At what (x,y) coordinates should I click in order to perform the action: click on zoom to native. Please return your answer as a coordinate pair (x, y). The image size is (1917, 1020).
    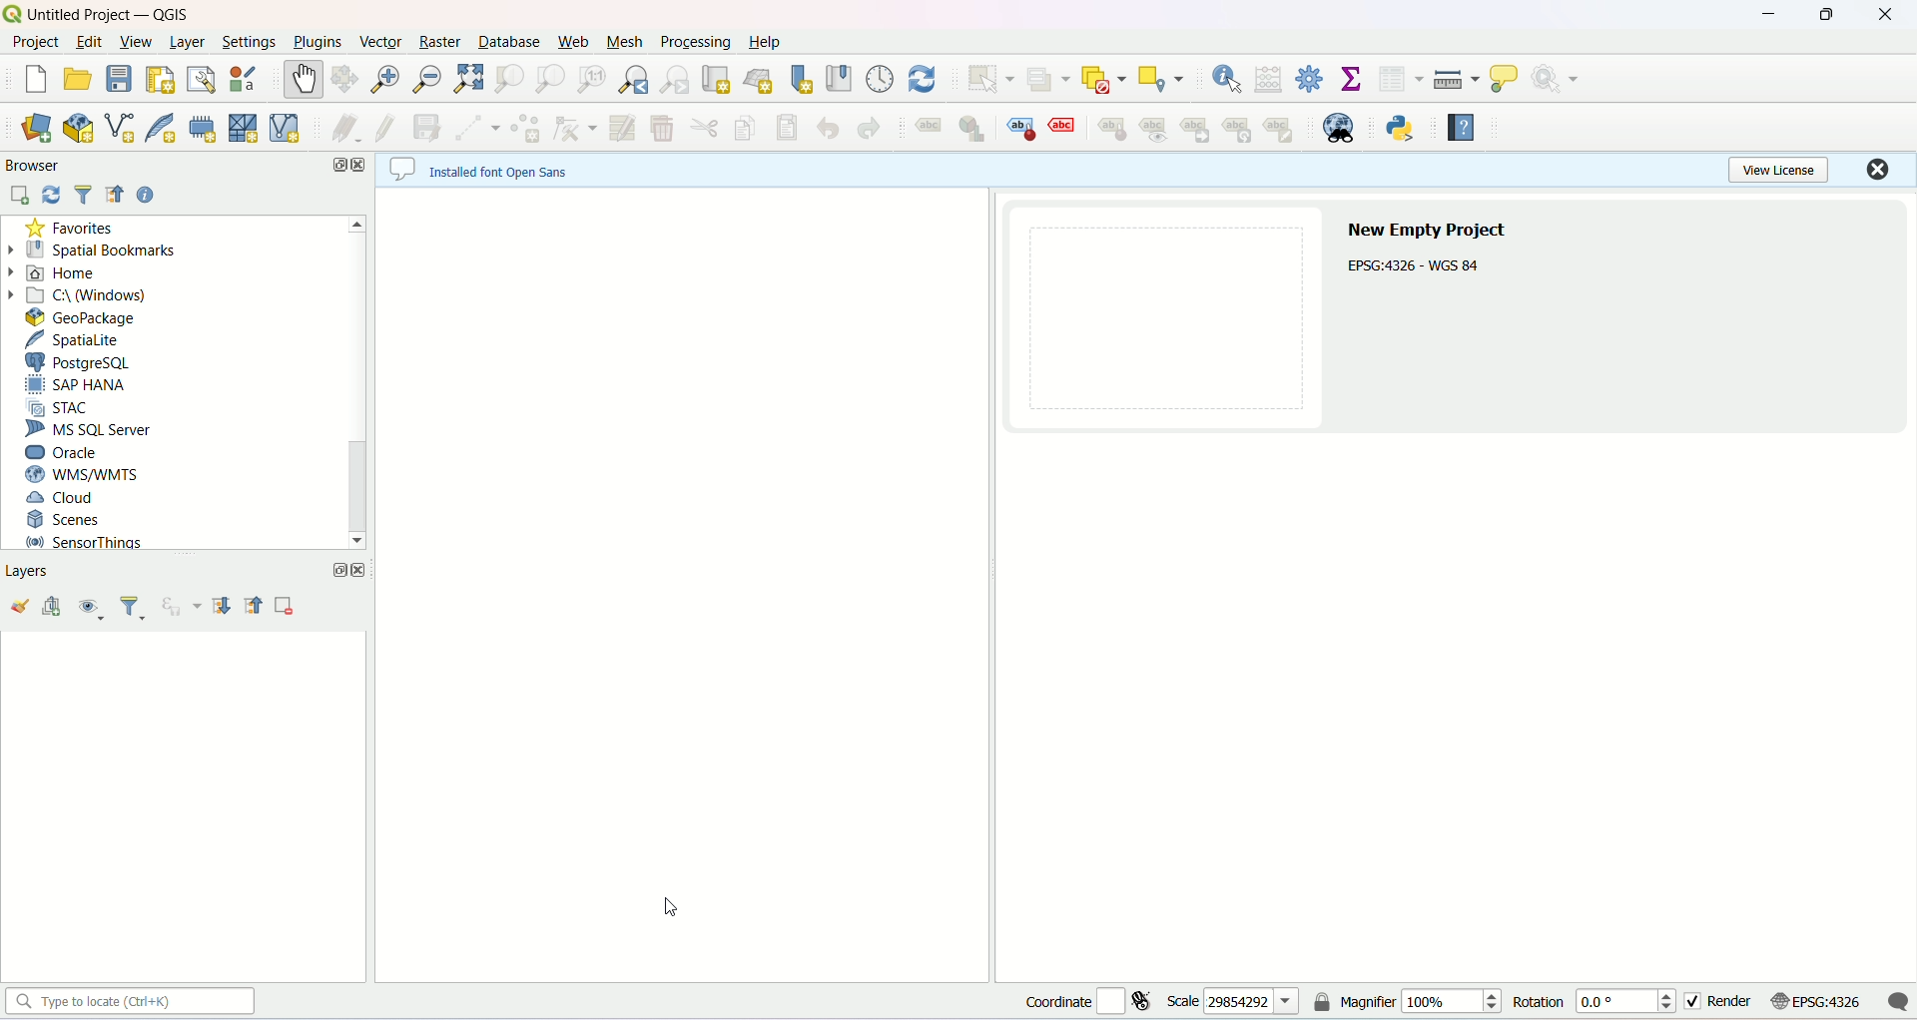
    Looking at the image, I should click on (550, 79).